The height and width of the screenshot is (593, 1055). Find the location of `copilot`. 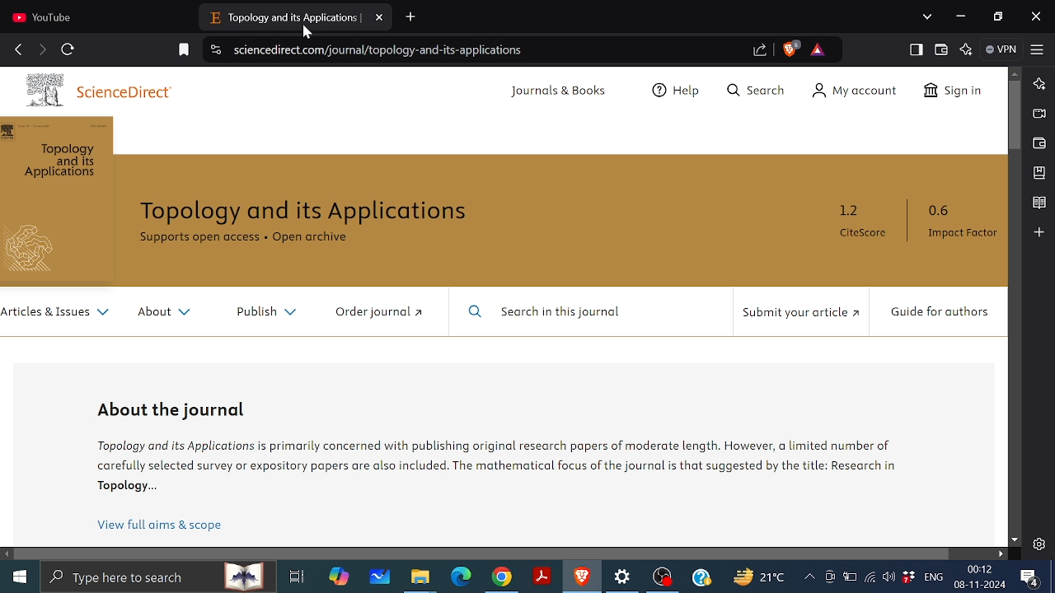

copilot is located at coordinates (340, 577).